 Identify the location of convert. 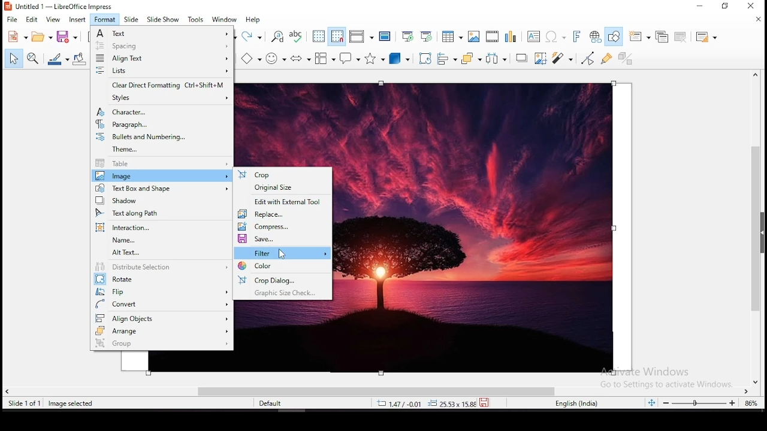
(163, 304).